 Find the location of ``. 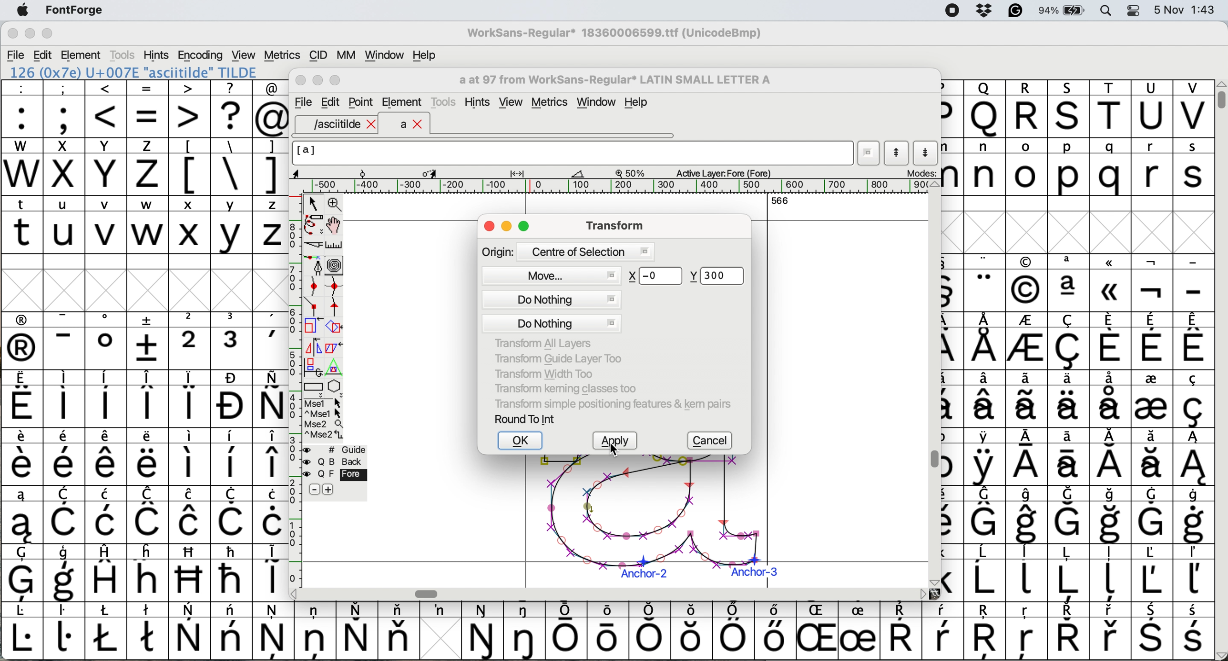

 is located at coordinates (1111, 282).